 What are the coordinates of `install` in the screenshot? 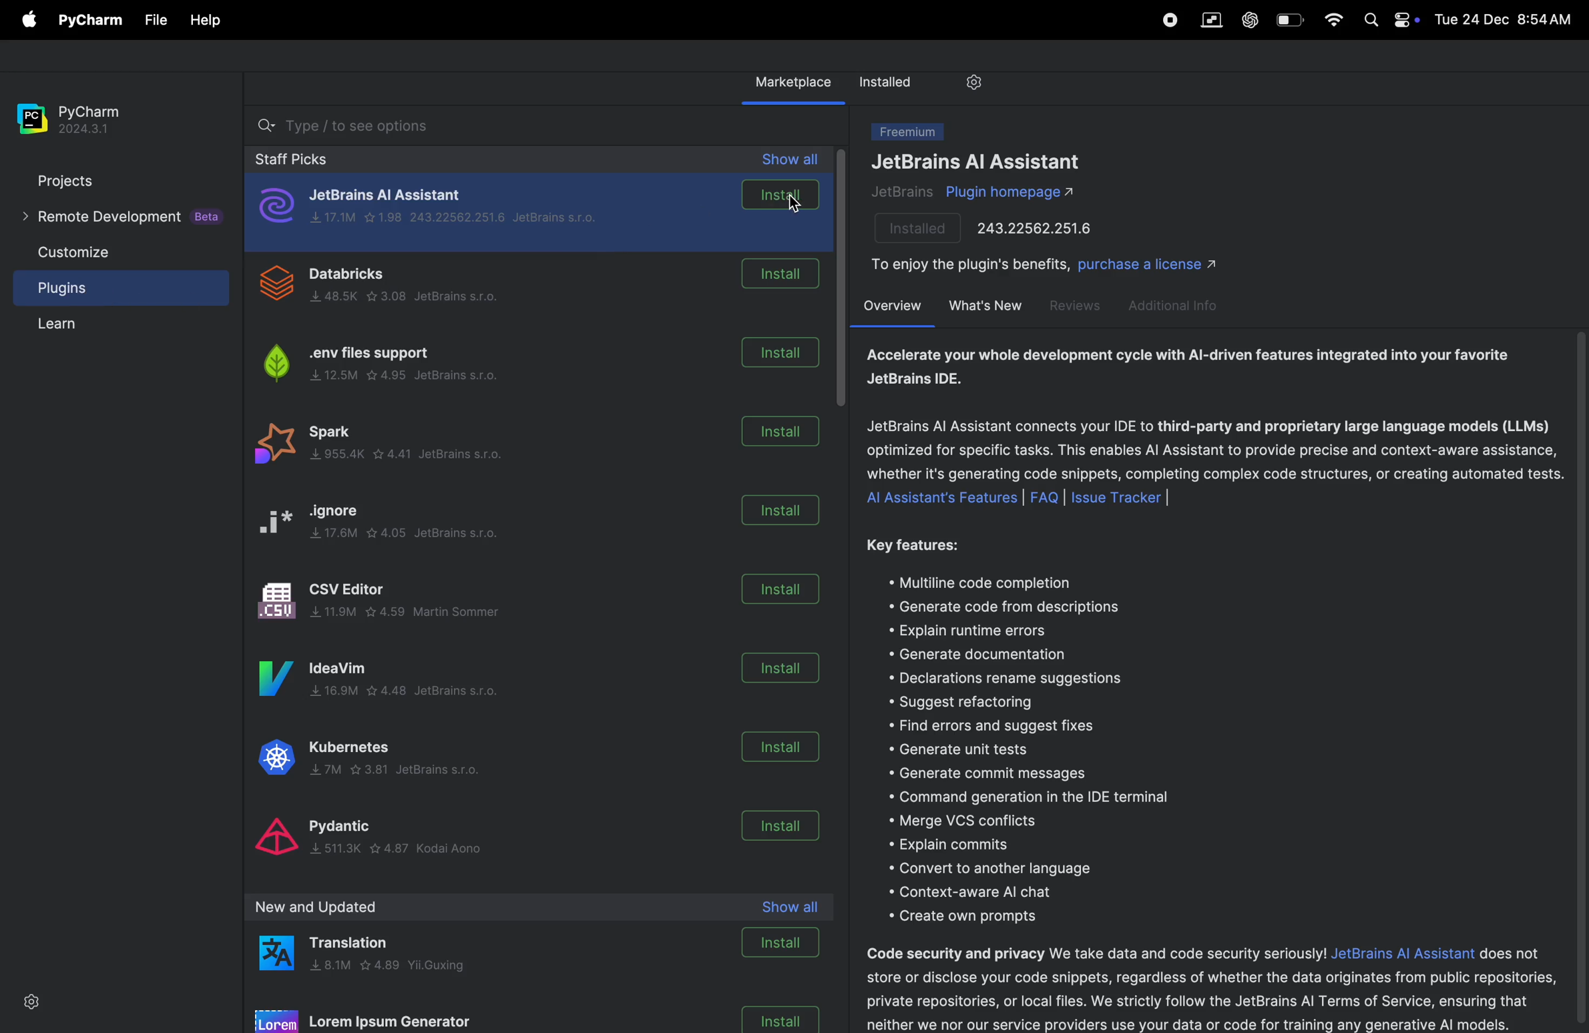 It's located at (778, 510).